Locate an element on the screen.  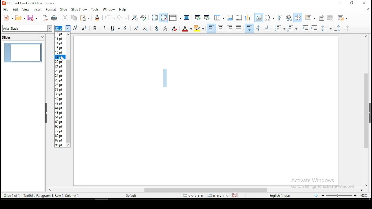
Left Align is located at coordinates (211, 28).